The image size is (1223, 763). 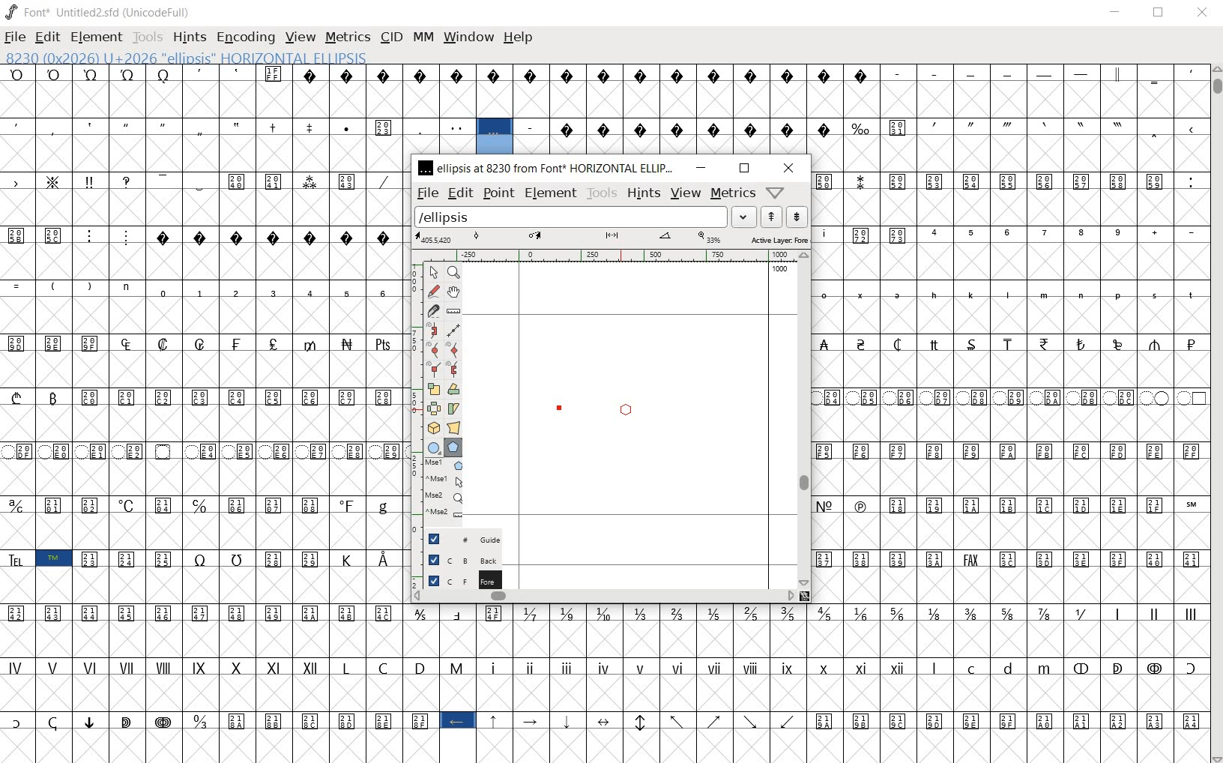 I want to click on cut splines in two, so click(x=434, y=311).